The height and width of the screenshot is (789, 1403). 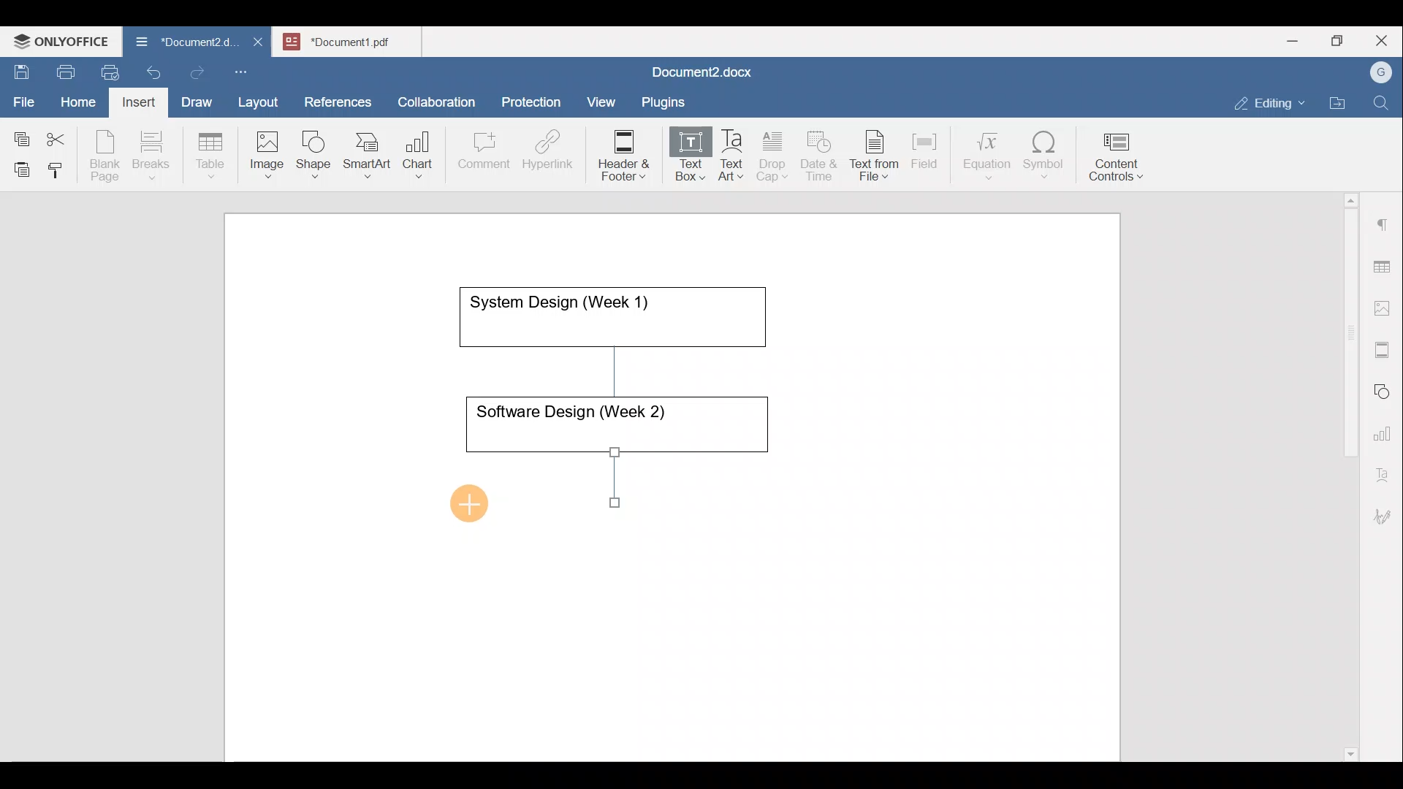 I want to click on Print file, so click(x=63, y=69).